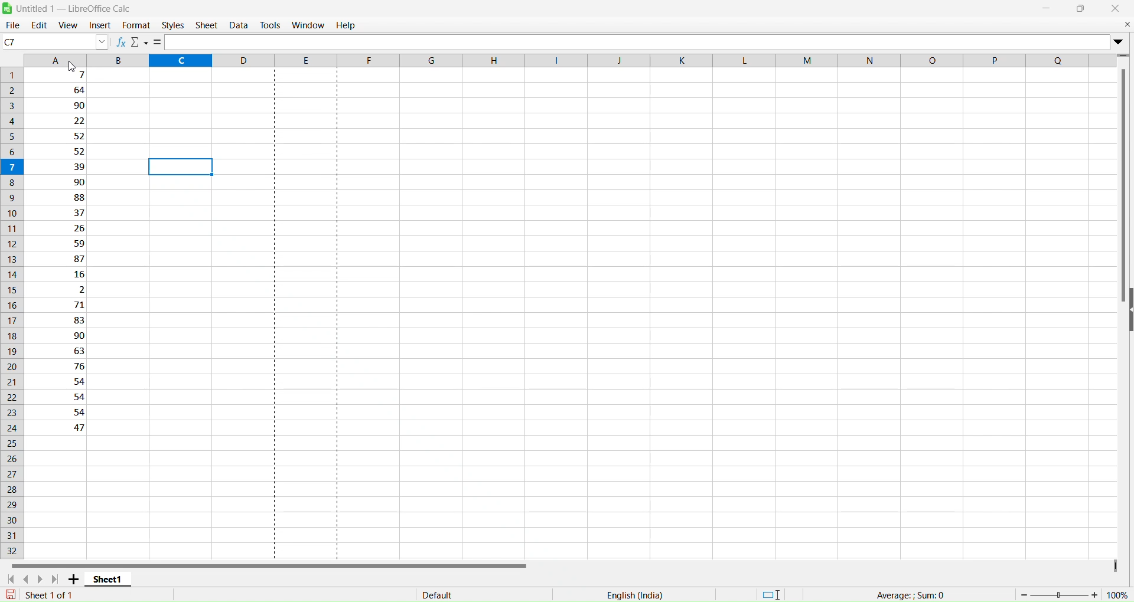 The height and width of the screenshot is (602, 1134). What do you see at coordinates (11, 596) in the screenshot?
I see `Save` at bounding box center [11, 596].